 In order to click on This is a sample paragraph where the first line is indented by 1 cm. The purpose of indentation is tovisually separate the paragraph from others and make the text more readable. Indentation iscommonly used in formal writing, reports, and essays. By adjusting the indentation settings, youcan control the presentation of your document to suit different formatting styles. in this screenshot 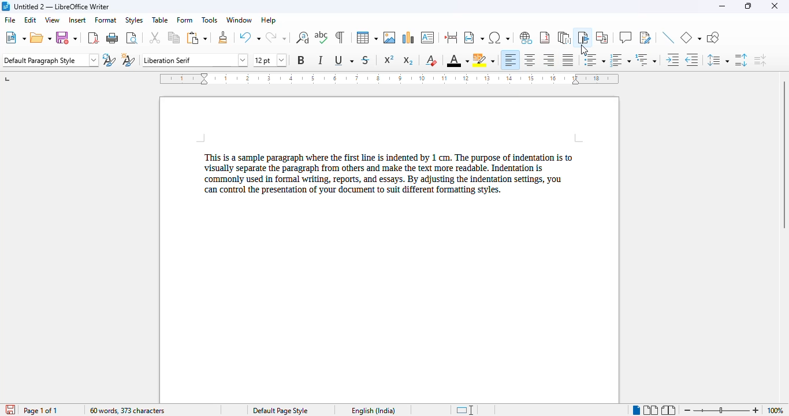, I will do `click(389, 173)`.